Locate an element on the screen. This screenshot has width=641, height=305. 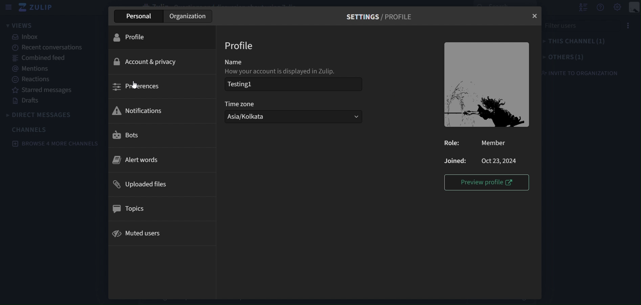
zulip is located at coordinates (39, 7).